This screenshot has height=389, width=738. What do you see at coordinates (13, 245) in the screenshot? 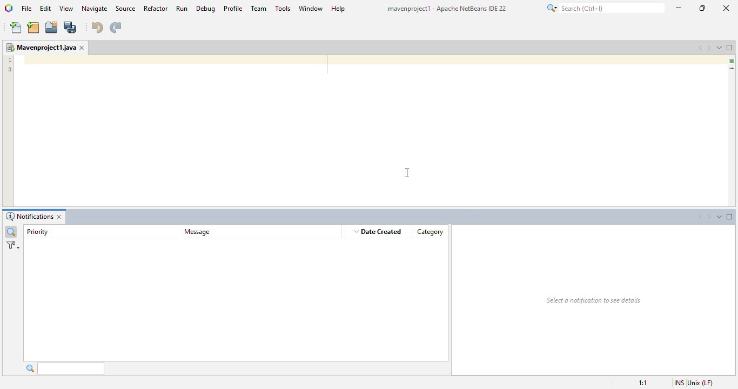
I see `click here to select a filter` at bounding box center [13, 245].